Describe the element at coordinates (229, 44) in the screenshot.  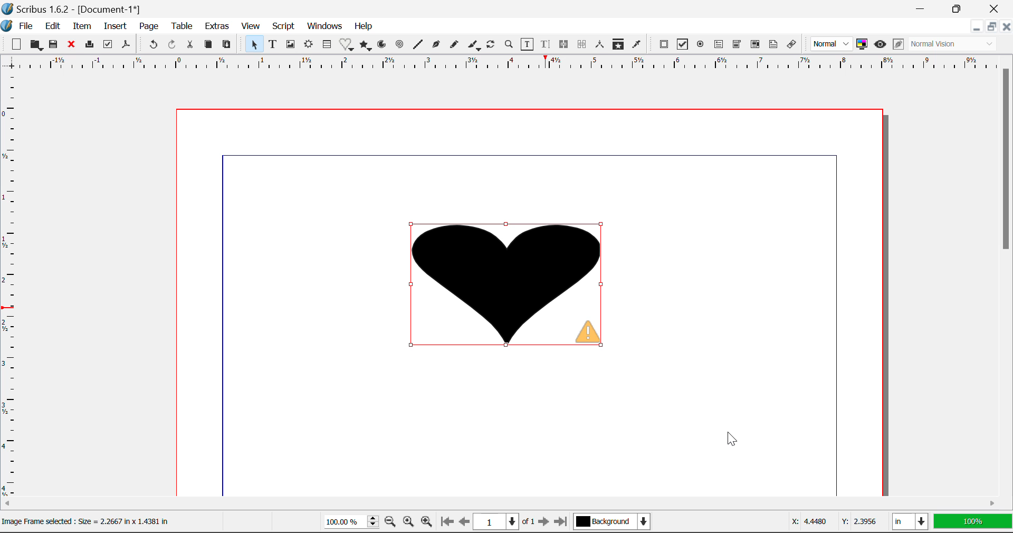
I see `Paste` at that location.